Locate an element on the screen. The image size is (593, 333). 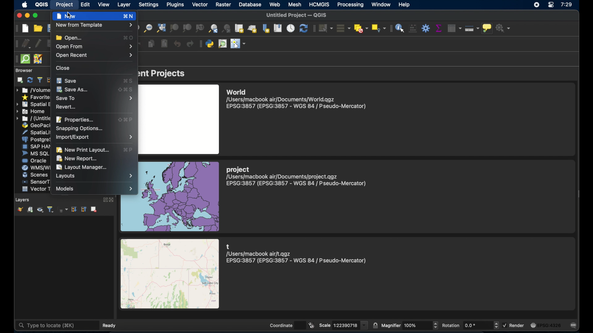
new  is located at coordinates (81, 15).